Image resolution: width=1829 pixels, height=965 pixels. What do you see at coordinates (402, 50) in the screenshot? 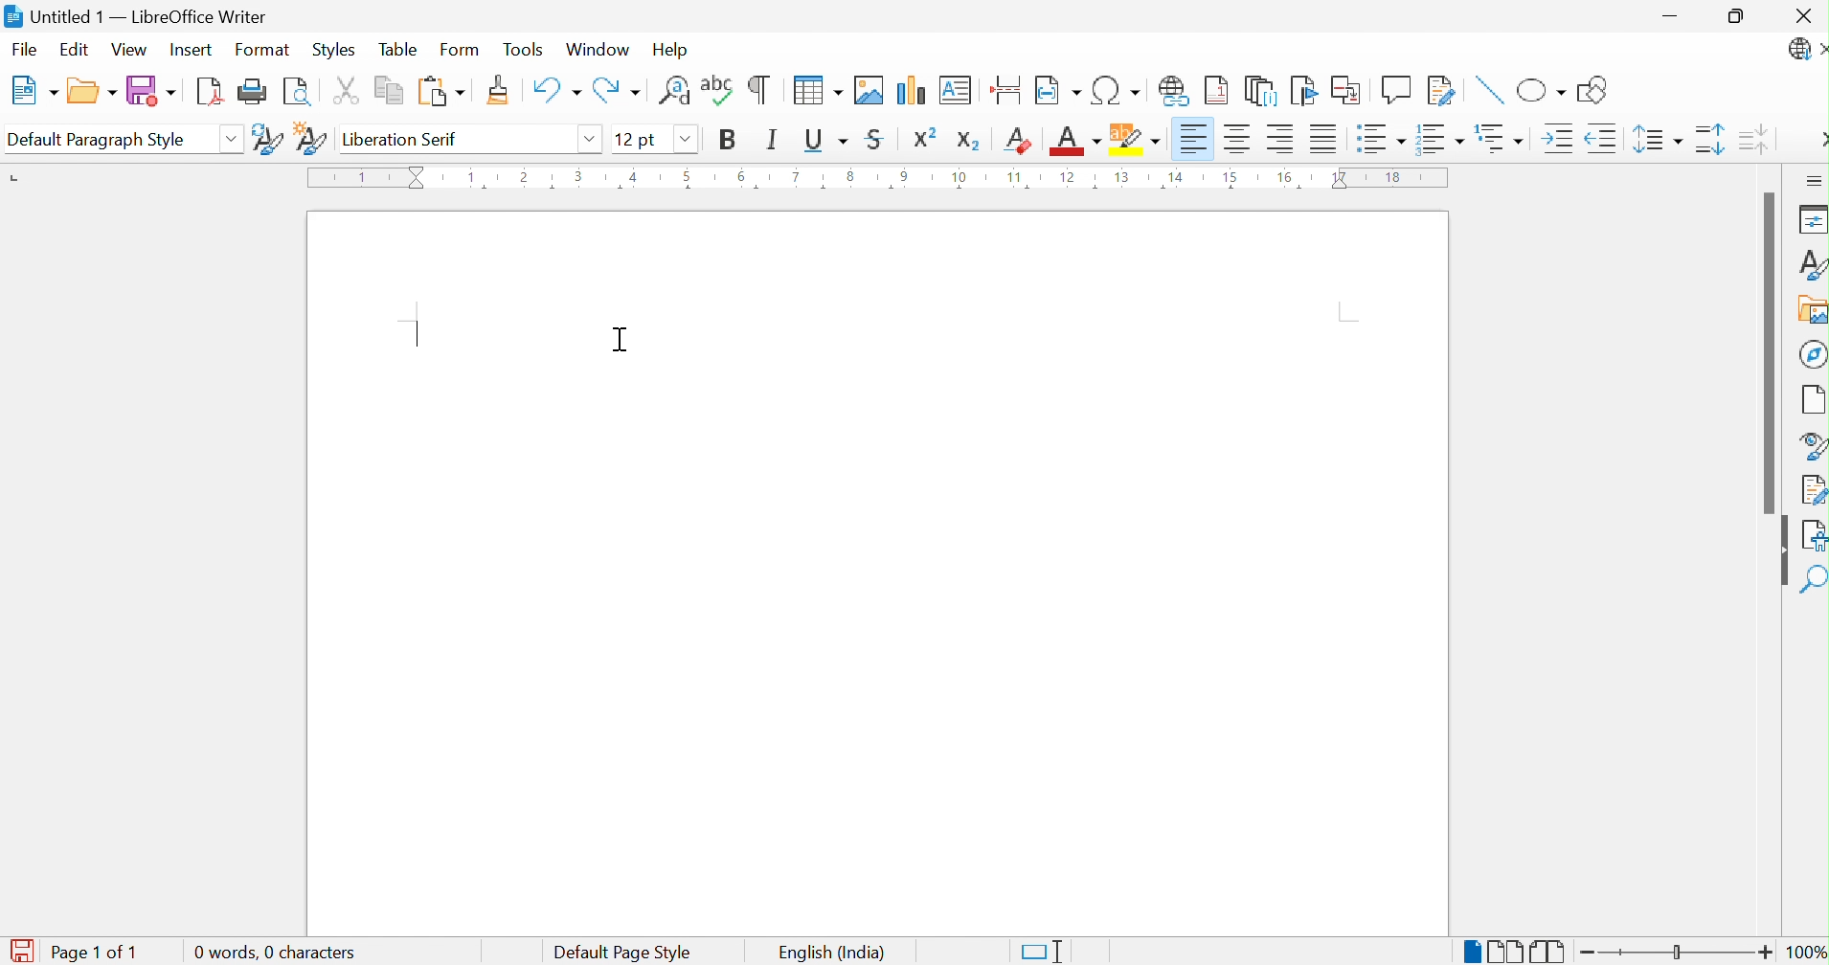
I see `Table` at bounding box center [402, 50].